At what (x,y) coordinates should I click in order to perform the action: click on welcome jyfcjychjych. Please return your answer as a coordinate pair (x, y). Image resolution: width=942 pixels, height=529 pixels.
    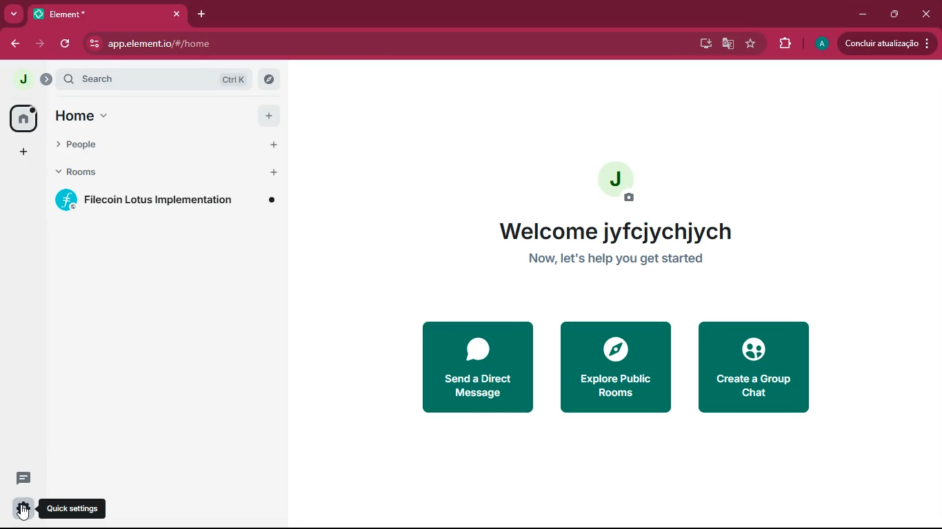
    Looking at the image, I should click on (628, 232).